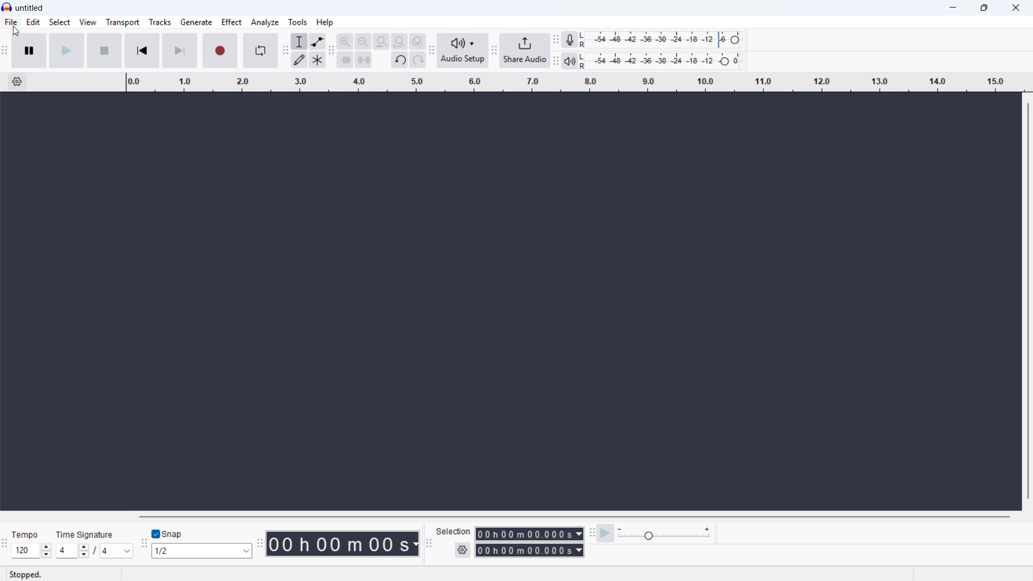  I want to click on Selection tool , so click(300, 41).